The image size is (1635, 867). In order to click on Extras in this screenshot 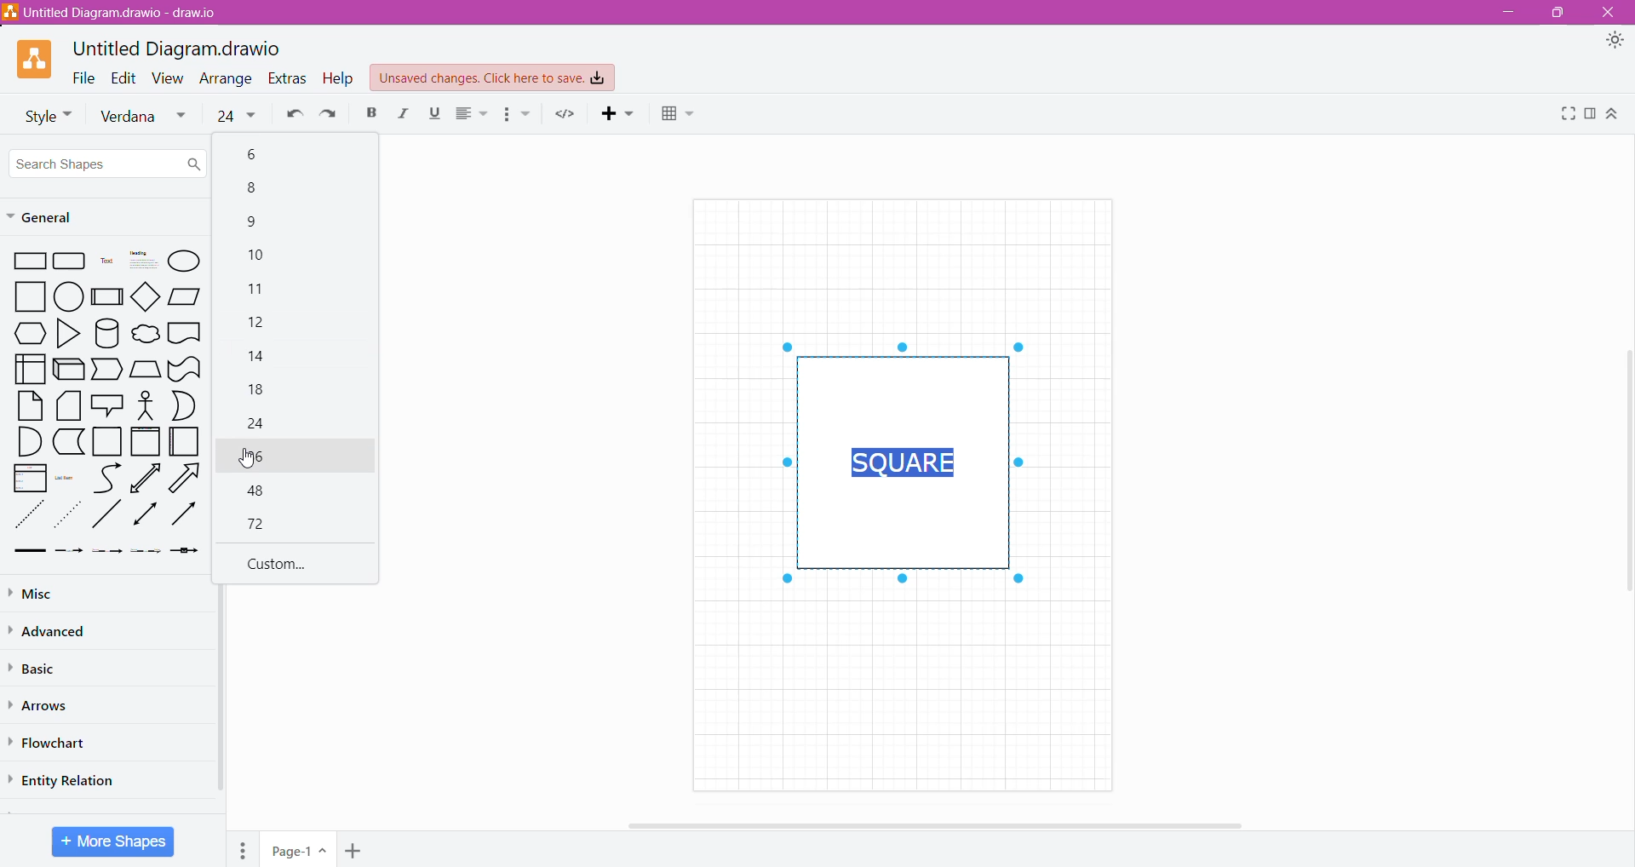, I will do `click(287, 78)`.